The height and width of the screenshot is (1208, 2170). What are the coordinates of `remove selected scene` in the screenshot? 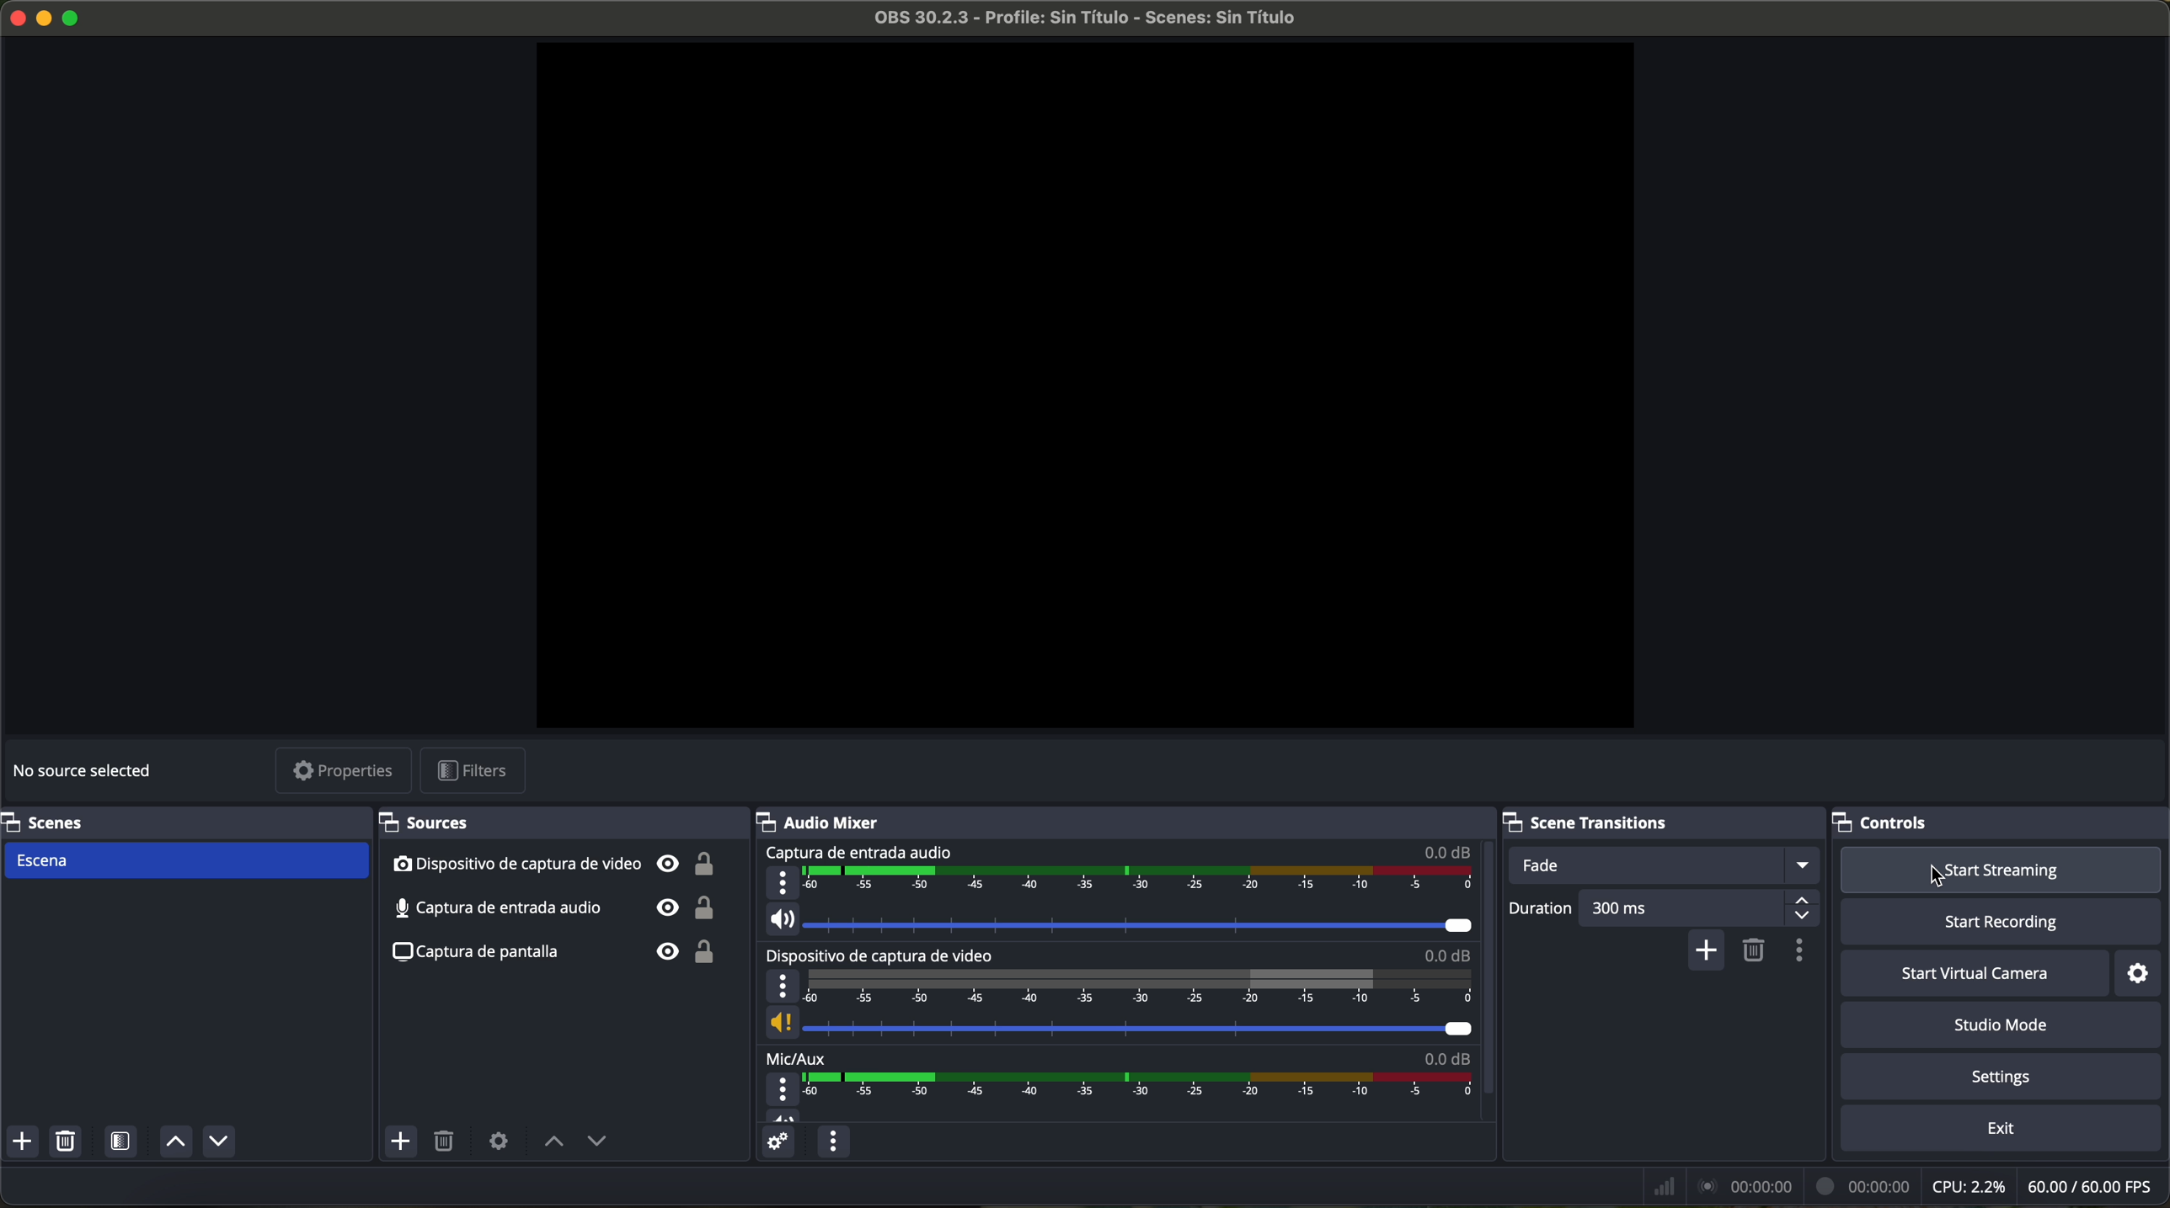 It's located at (69, 1144).